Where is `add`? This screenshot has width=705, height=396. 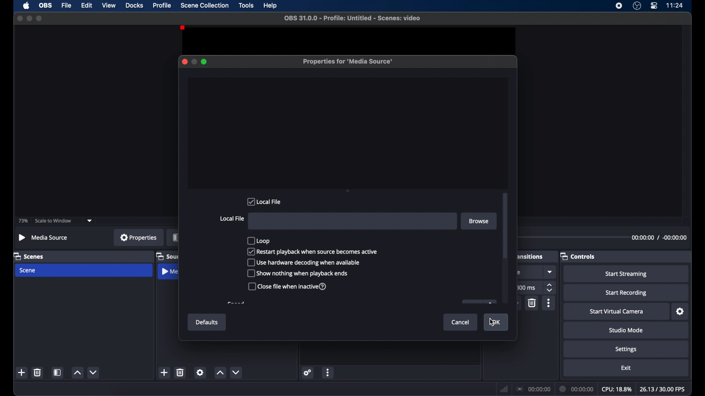 add is located at coordinates (22, 373).